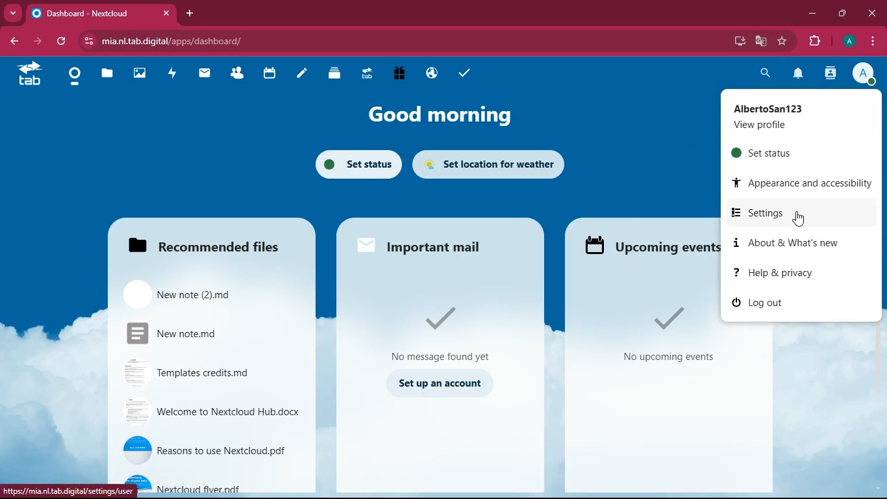  Describe the element at coordinates (498, 164) in the screenshot. I see `set location` at that location.